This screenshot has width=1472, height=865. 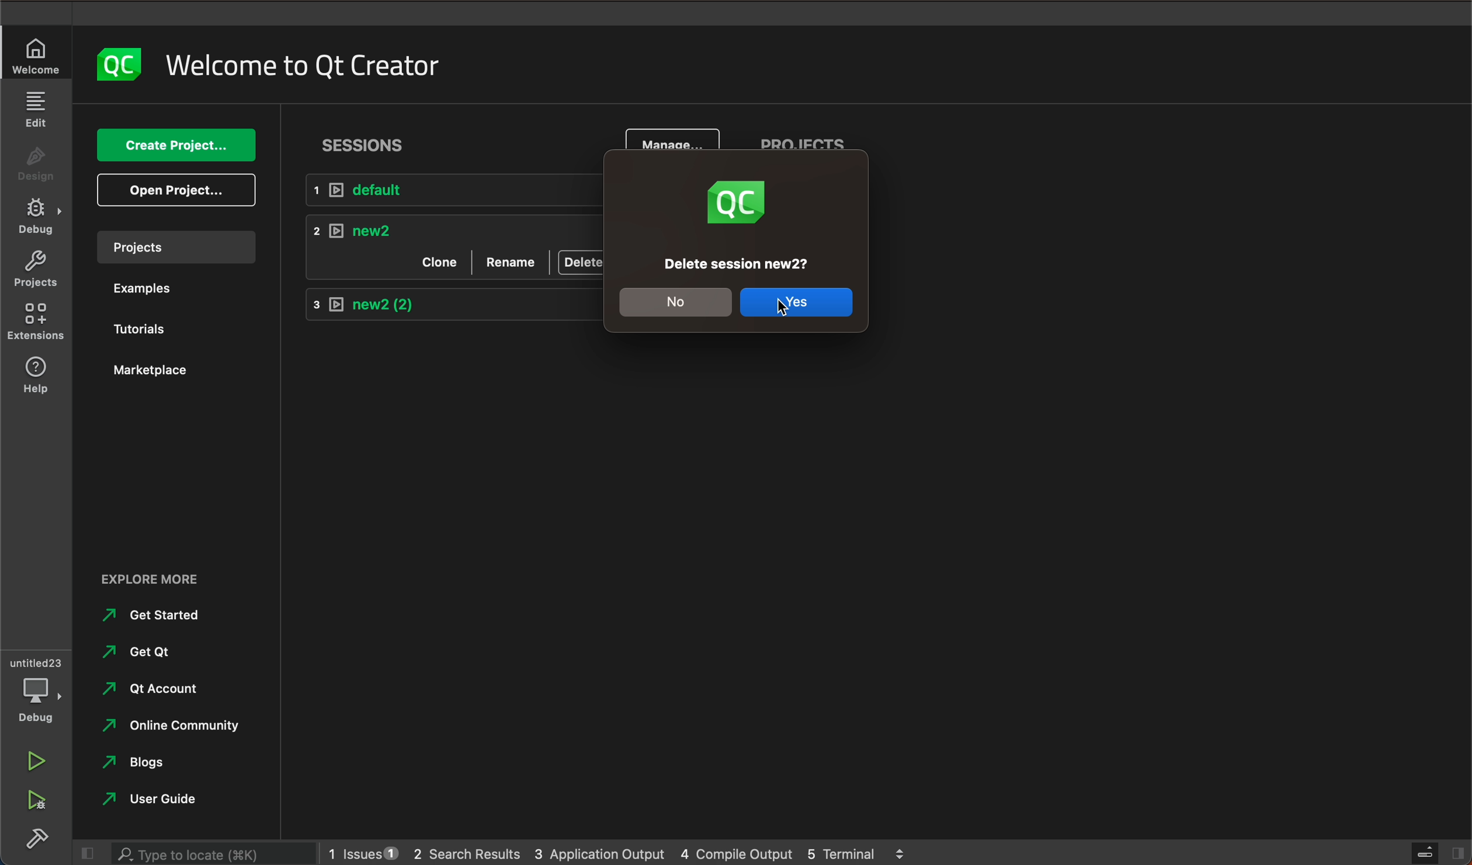 What do you see at coordinates (147, 652) in the screenshot?
I see `Get qt` at bounding box center [147, 652].